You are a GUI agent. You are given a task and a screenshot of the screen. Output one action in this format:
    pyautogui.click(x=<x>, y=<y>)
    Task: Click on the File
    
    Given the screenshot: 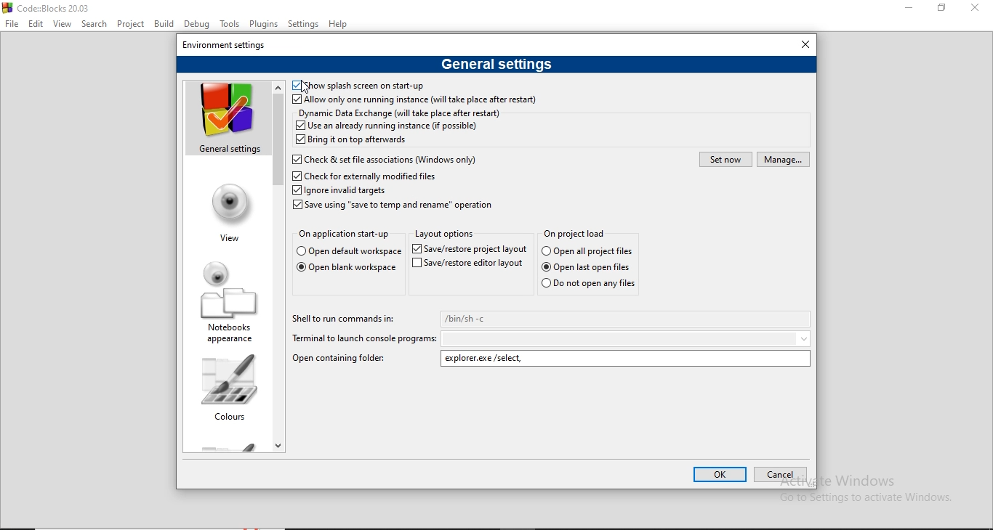 What is the action you would take?
    pyautogui.click(x=12, y=23)
    